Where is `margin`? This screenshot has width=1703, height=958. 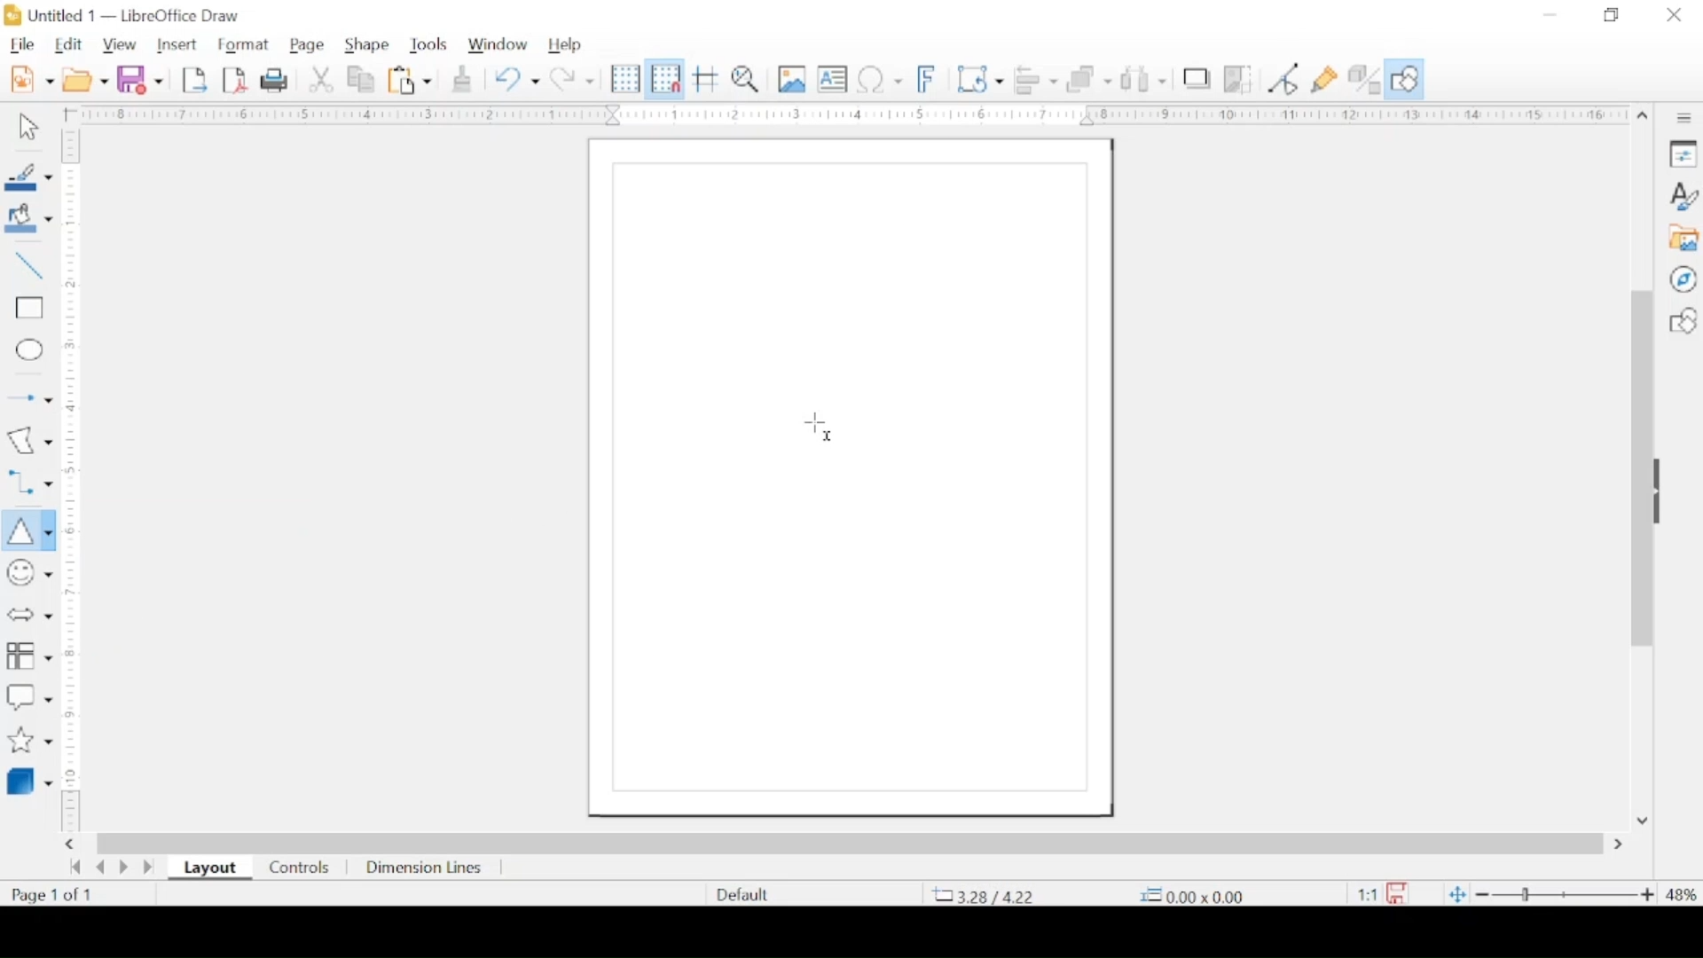
margin is located at coordinates (74, 483).